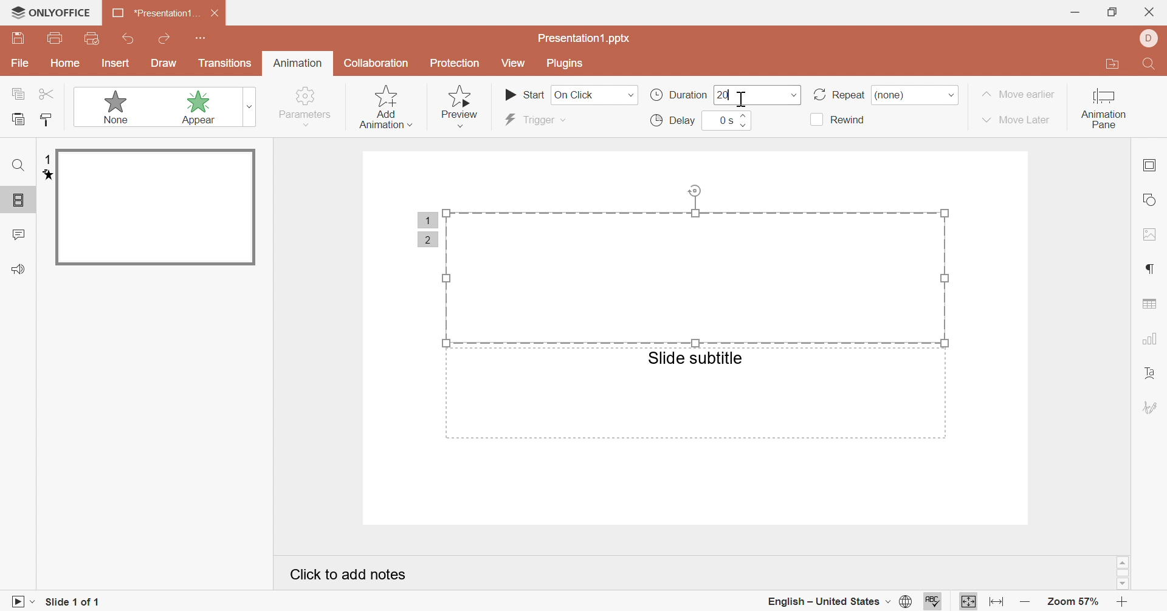 The image size is (1167, 611). Describe the element at coordinates (743, 98) in the screenshot. I see `cursor` at that location.